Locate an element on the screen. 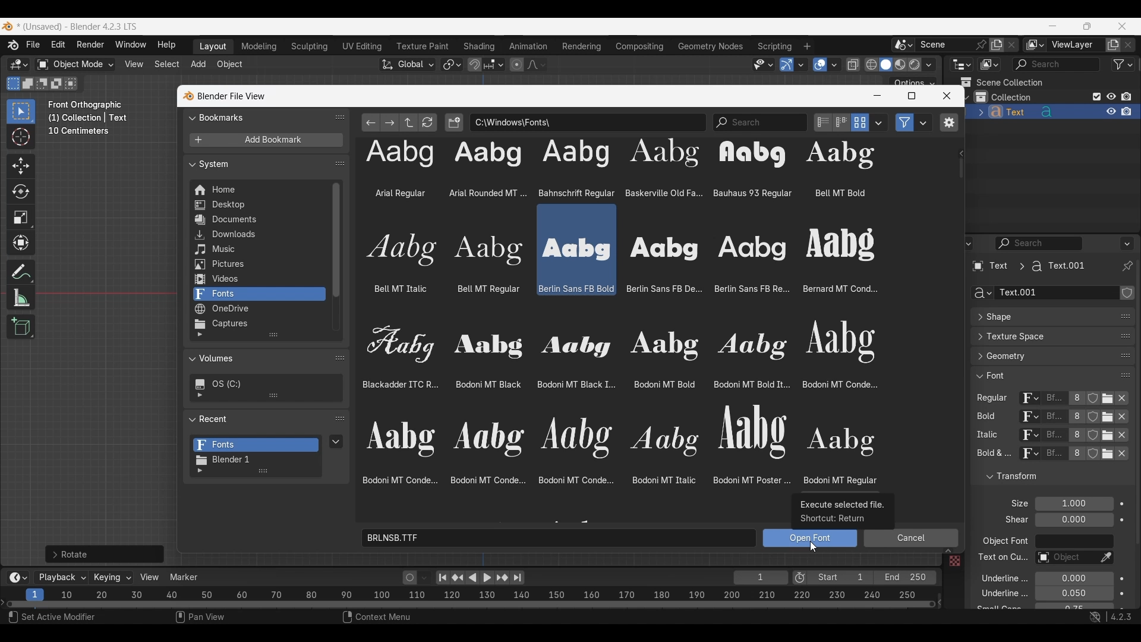 The height and width of the screenshot is (642, 1141). Sets the object interaction mode is located at coordinates (75, 65).